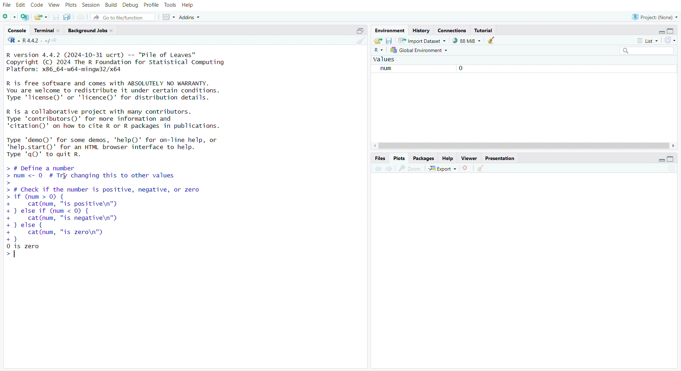 This screenshot has width=681, height=371. I want to click on tutorial, so click(484, 30).